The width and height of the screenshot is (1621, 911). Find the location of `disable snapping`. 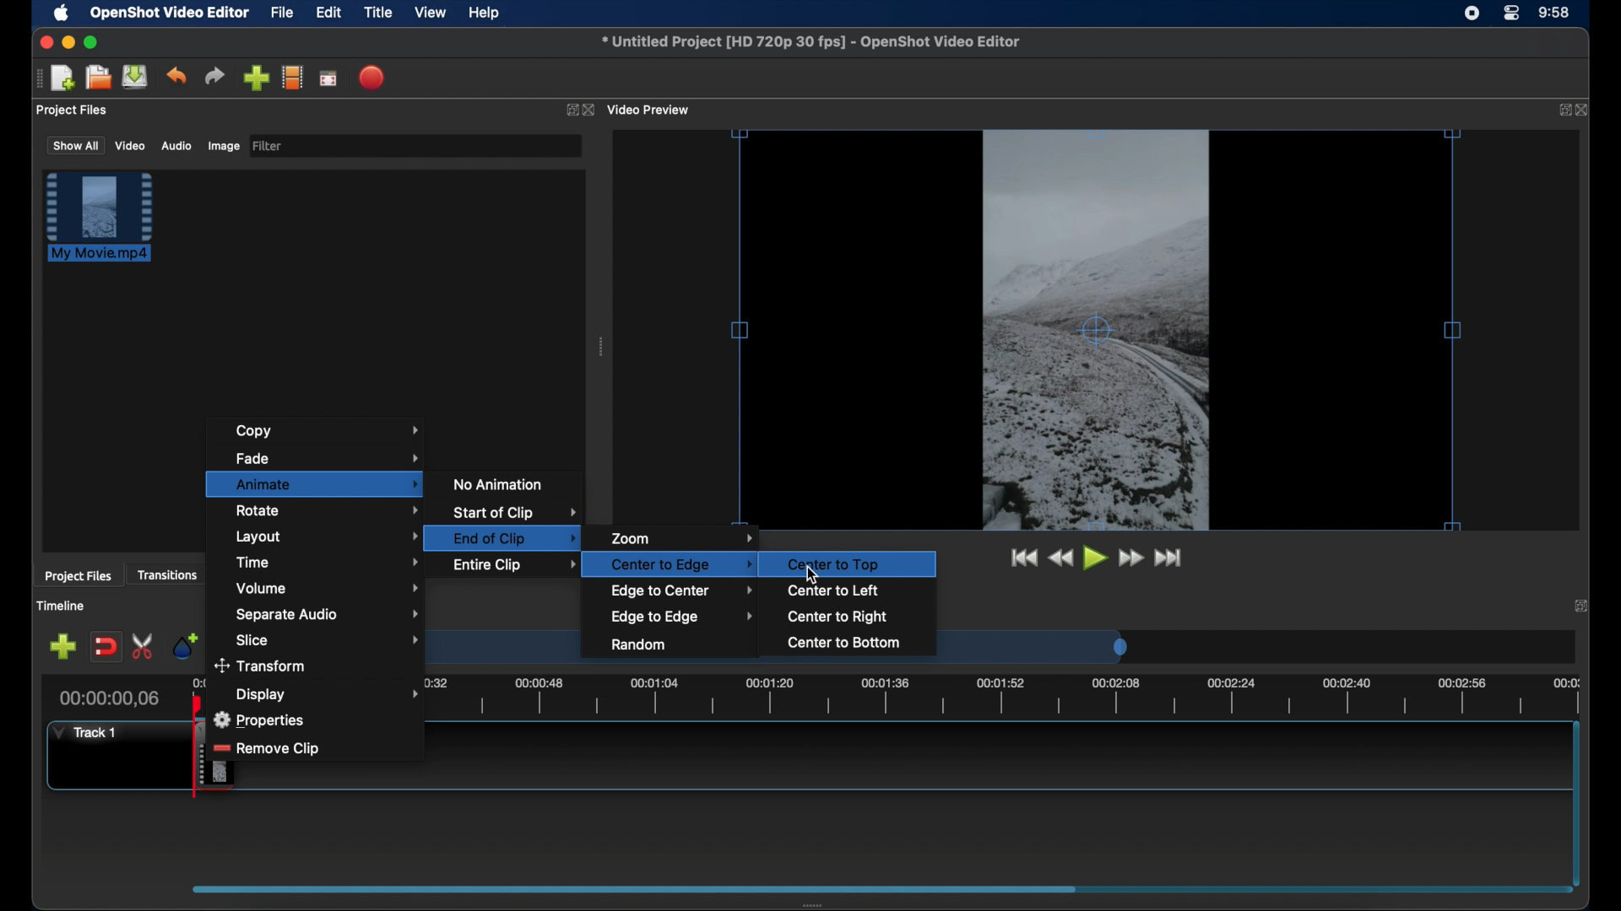

disable snapping is located at coordinates (106, 647).